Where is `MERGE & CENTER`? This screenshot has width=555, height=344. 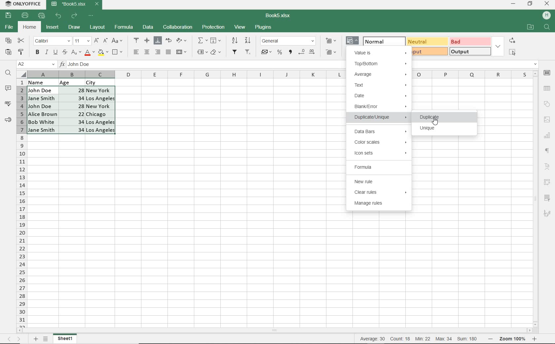
MERGE & CENTER is located at coordinates (182, 52).